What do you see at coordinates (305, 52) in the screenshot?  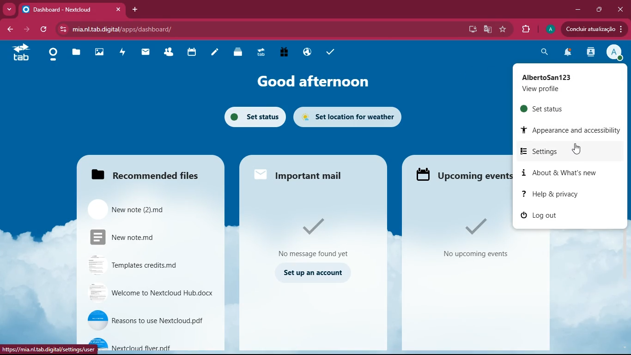 I see `public` at bounding box center [305, 52].